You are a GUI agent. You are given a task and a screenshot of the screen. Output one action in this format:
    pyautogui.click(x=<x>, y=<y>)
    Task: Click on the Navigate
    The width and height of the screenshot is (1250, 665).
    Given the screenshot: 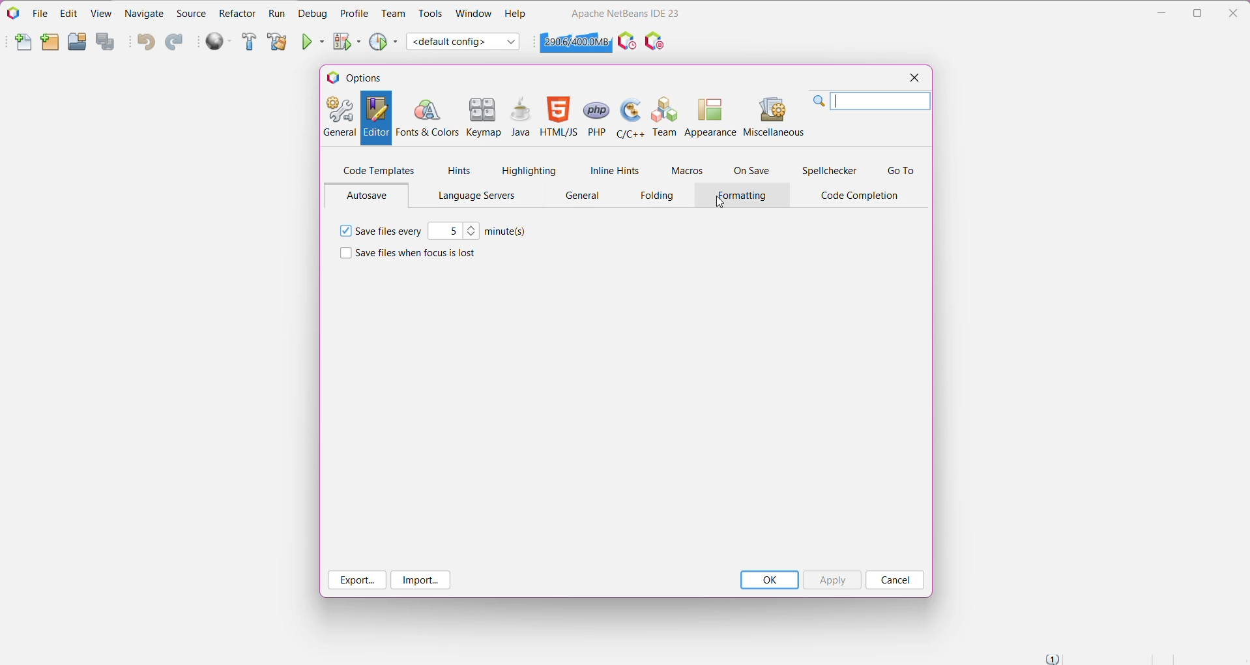 What is the action you would take?
    pyautogui.click(x=146, y=12)
    